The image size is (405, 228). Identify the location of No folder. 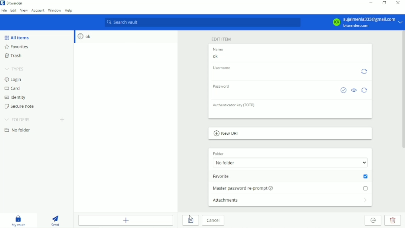
(20, 130).